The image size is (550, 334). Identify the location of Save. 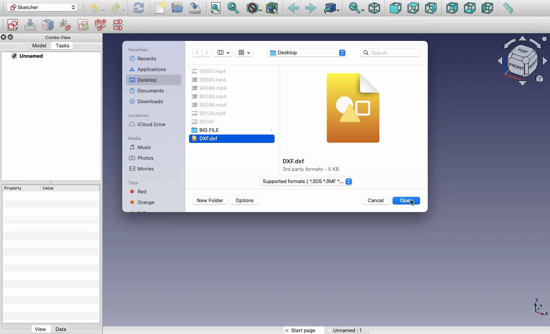
(195, 8).